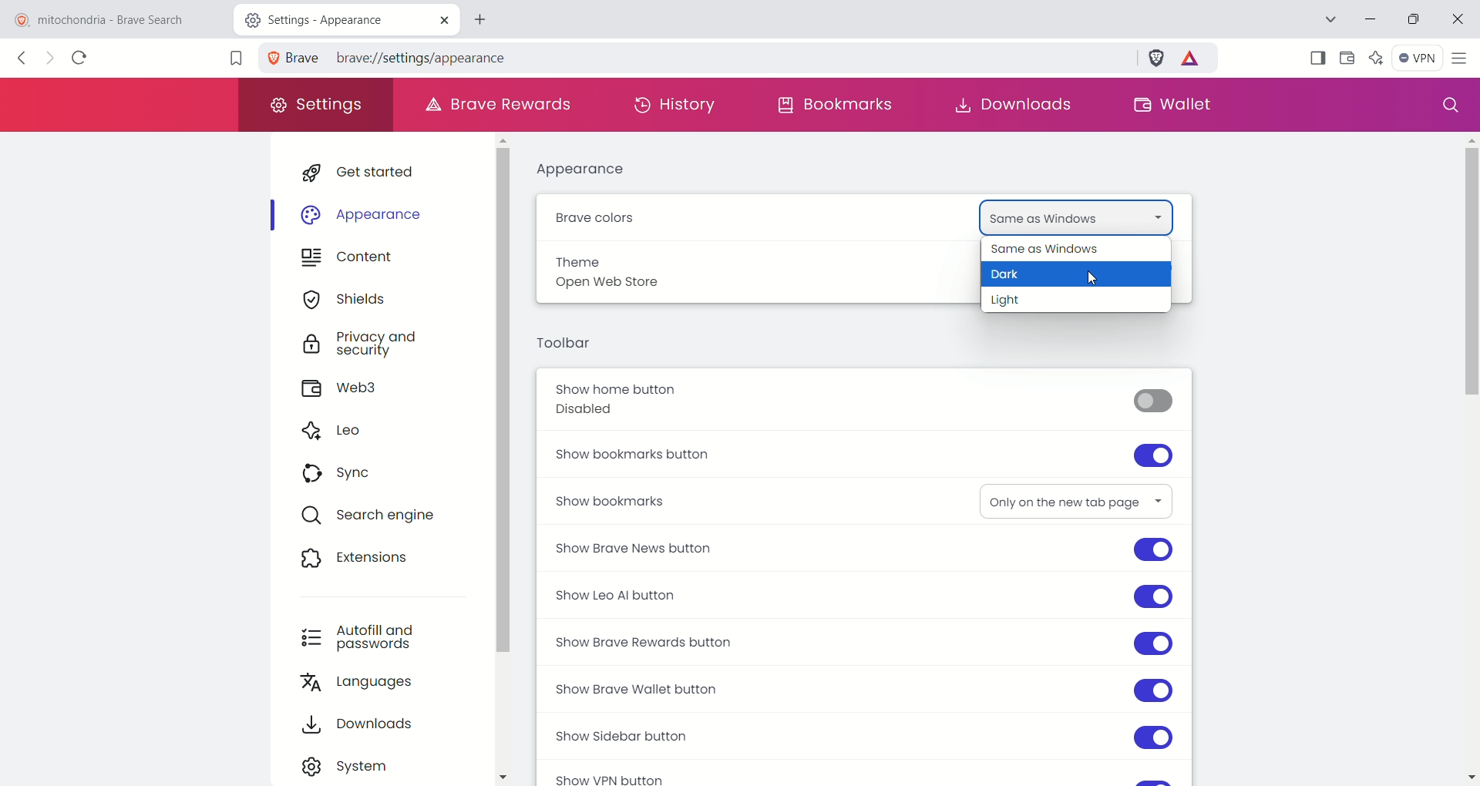 The height and width of the screenshot is (786, 1480). What do you see at coordinates (350, 298) in the screenshot?
I see `shields` at bounding box center [350, 298].